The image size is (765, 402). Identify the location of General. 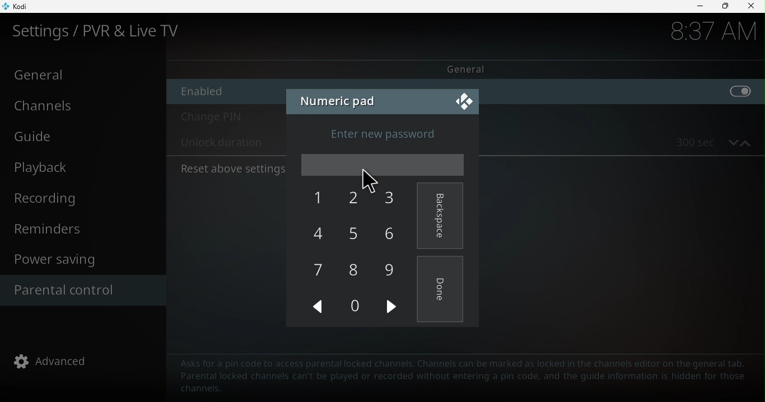
(81, 75).